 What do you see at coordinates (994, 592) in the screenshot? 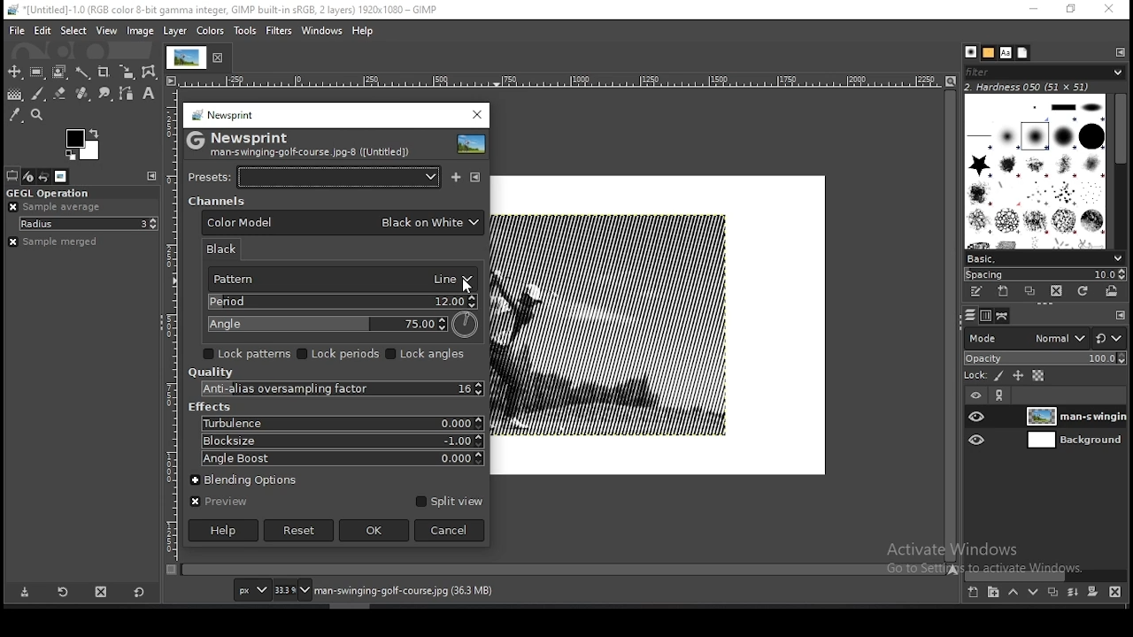
I see `create a new layer group` at bounding box center [994, 592].